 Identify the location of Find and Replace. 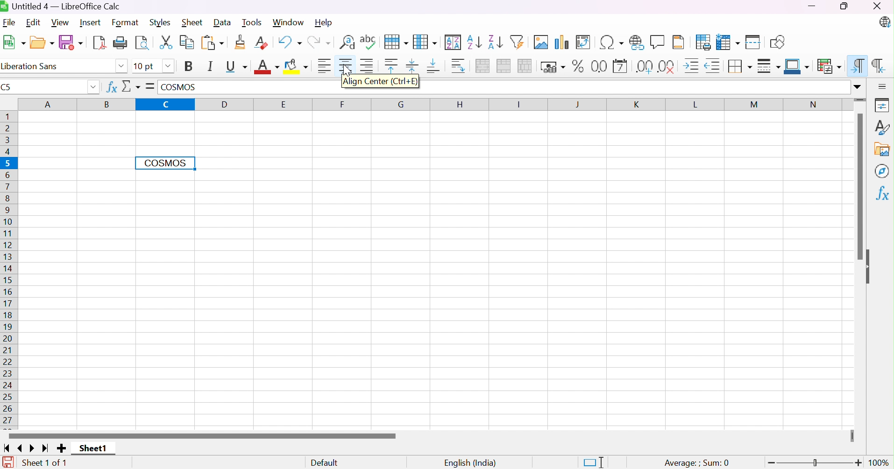
(346, 42).